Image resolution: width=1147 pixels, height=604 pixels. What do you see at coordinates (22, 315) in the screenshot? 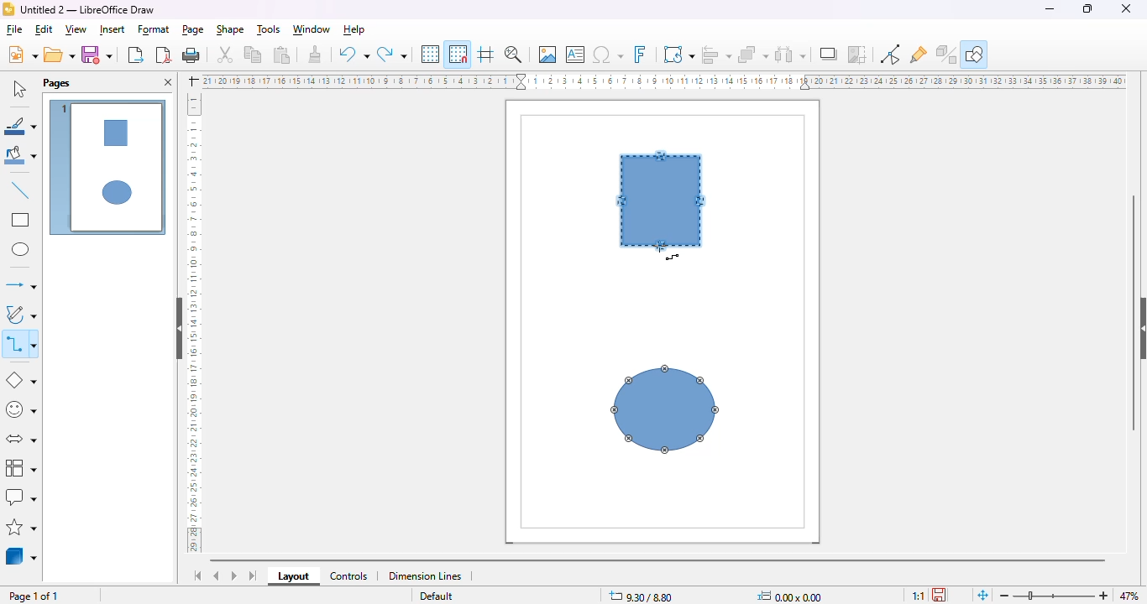
I see `curves and polygons` at bounding box center [22, 315].